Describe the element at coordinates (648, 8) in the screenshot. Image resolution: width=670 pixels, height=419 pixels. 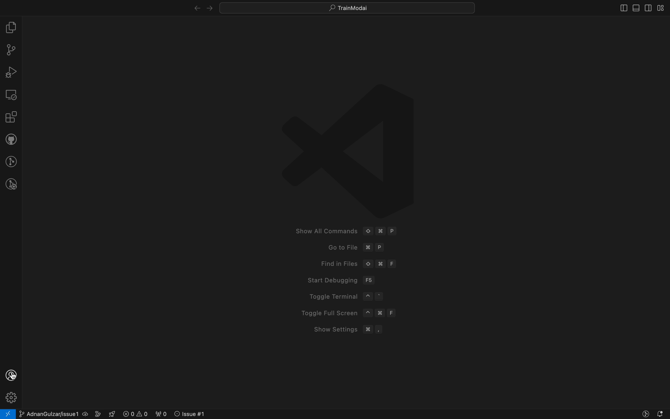
I see `toggle secondary bar` at that location.